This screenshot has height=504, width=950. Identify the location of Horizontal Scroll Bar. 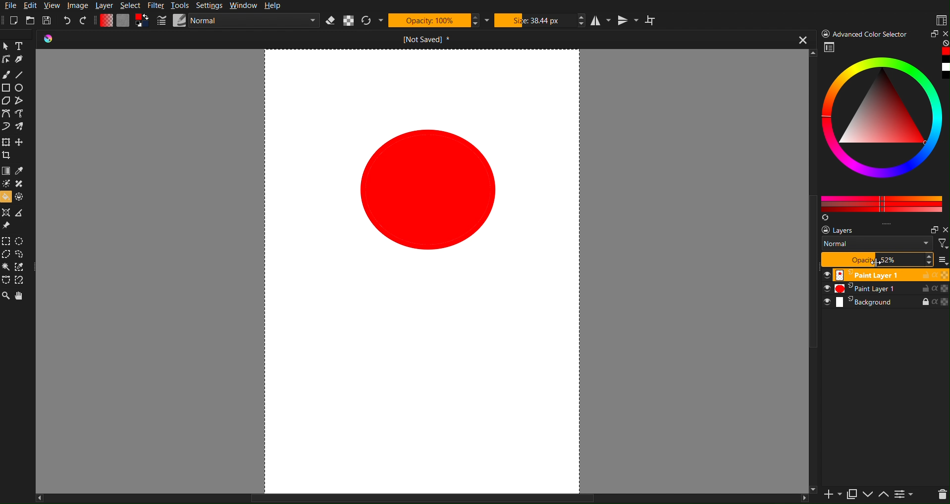
(416, 500).